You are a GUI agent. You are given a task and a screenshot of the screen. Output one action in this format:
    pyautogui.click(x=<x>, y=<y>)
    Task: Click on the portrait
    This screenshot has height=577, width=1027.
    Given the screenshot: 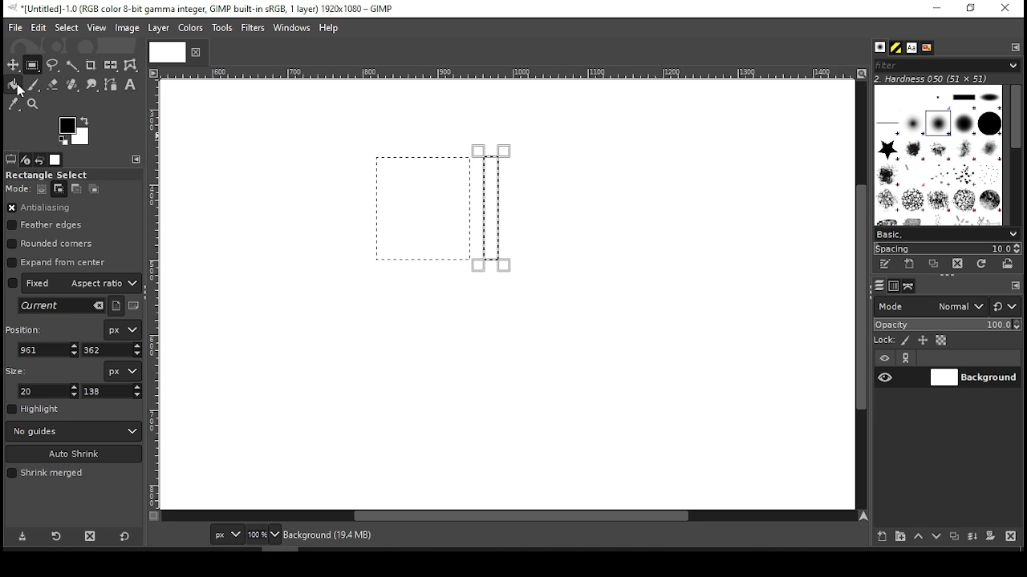 What is the action you would take?
    pyautogui.click(x=117, y=305)
    